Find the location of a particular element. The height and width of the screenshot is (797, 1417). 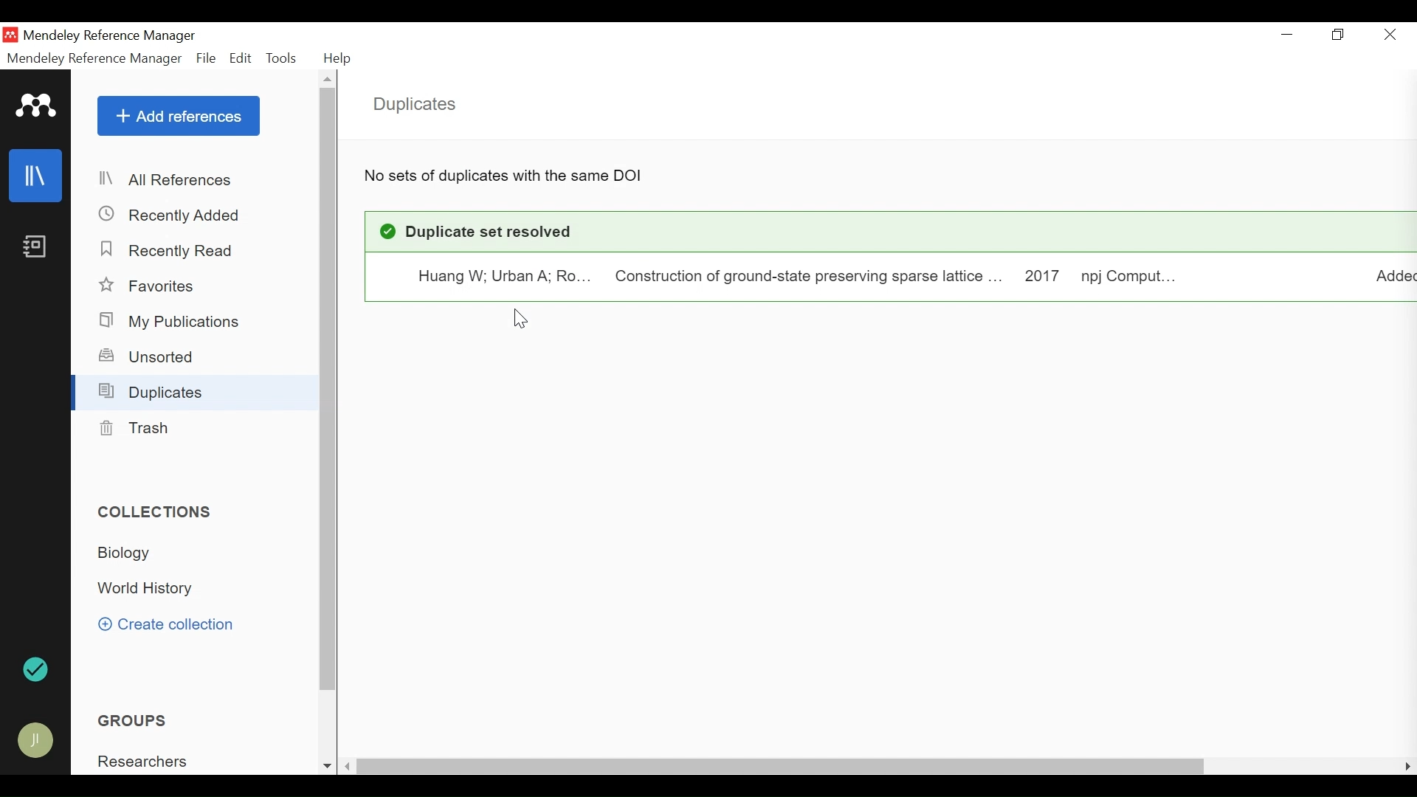

Mendeley Reference Manager is located at coordinates (95, 59).